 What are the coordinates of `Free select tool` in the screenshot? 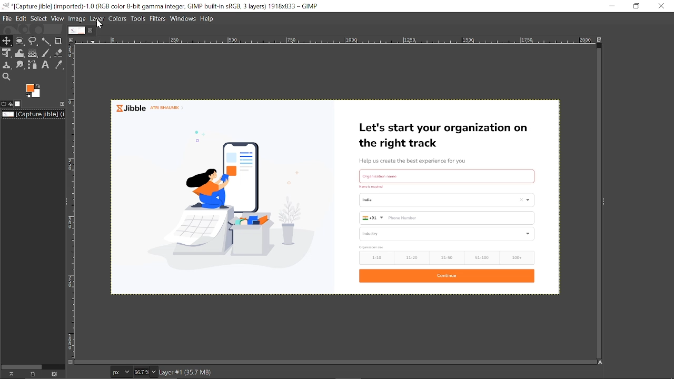 It's located at (33, 42).